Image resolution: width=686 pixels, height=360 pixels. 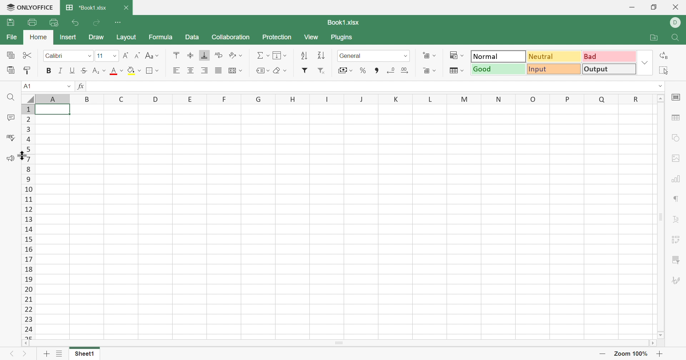 I want to click on Customize Quick Access Toolbar, so click(x=118, y=21).